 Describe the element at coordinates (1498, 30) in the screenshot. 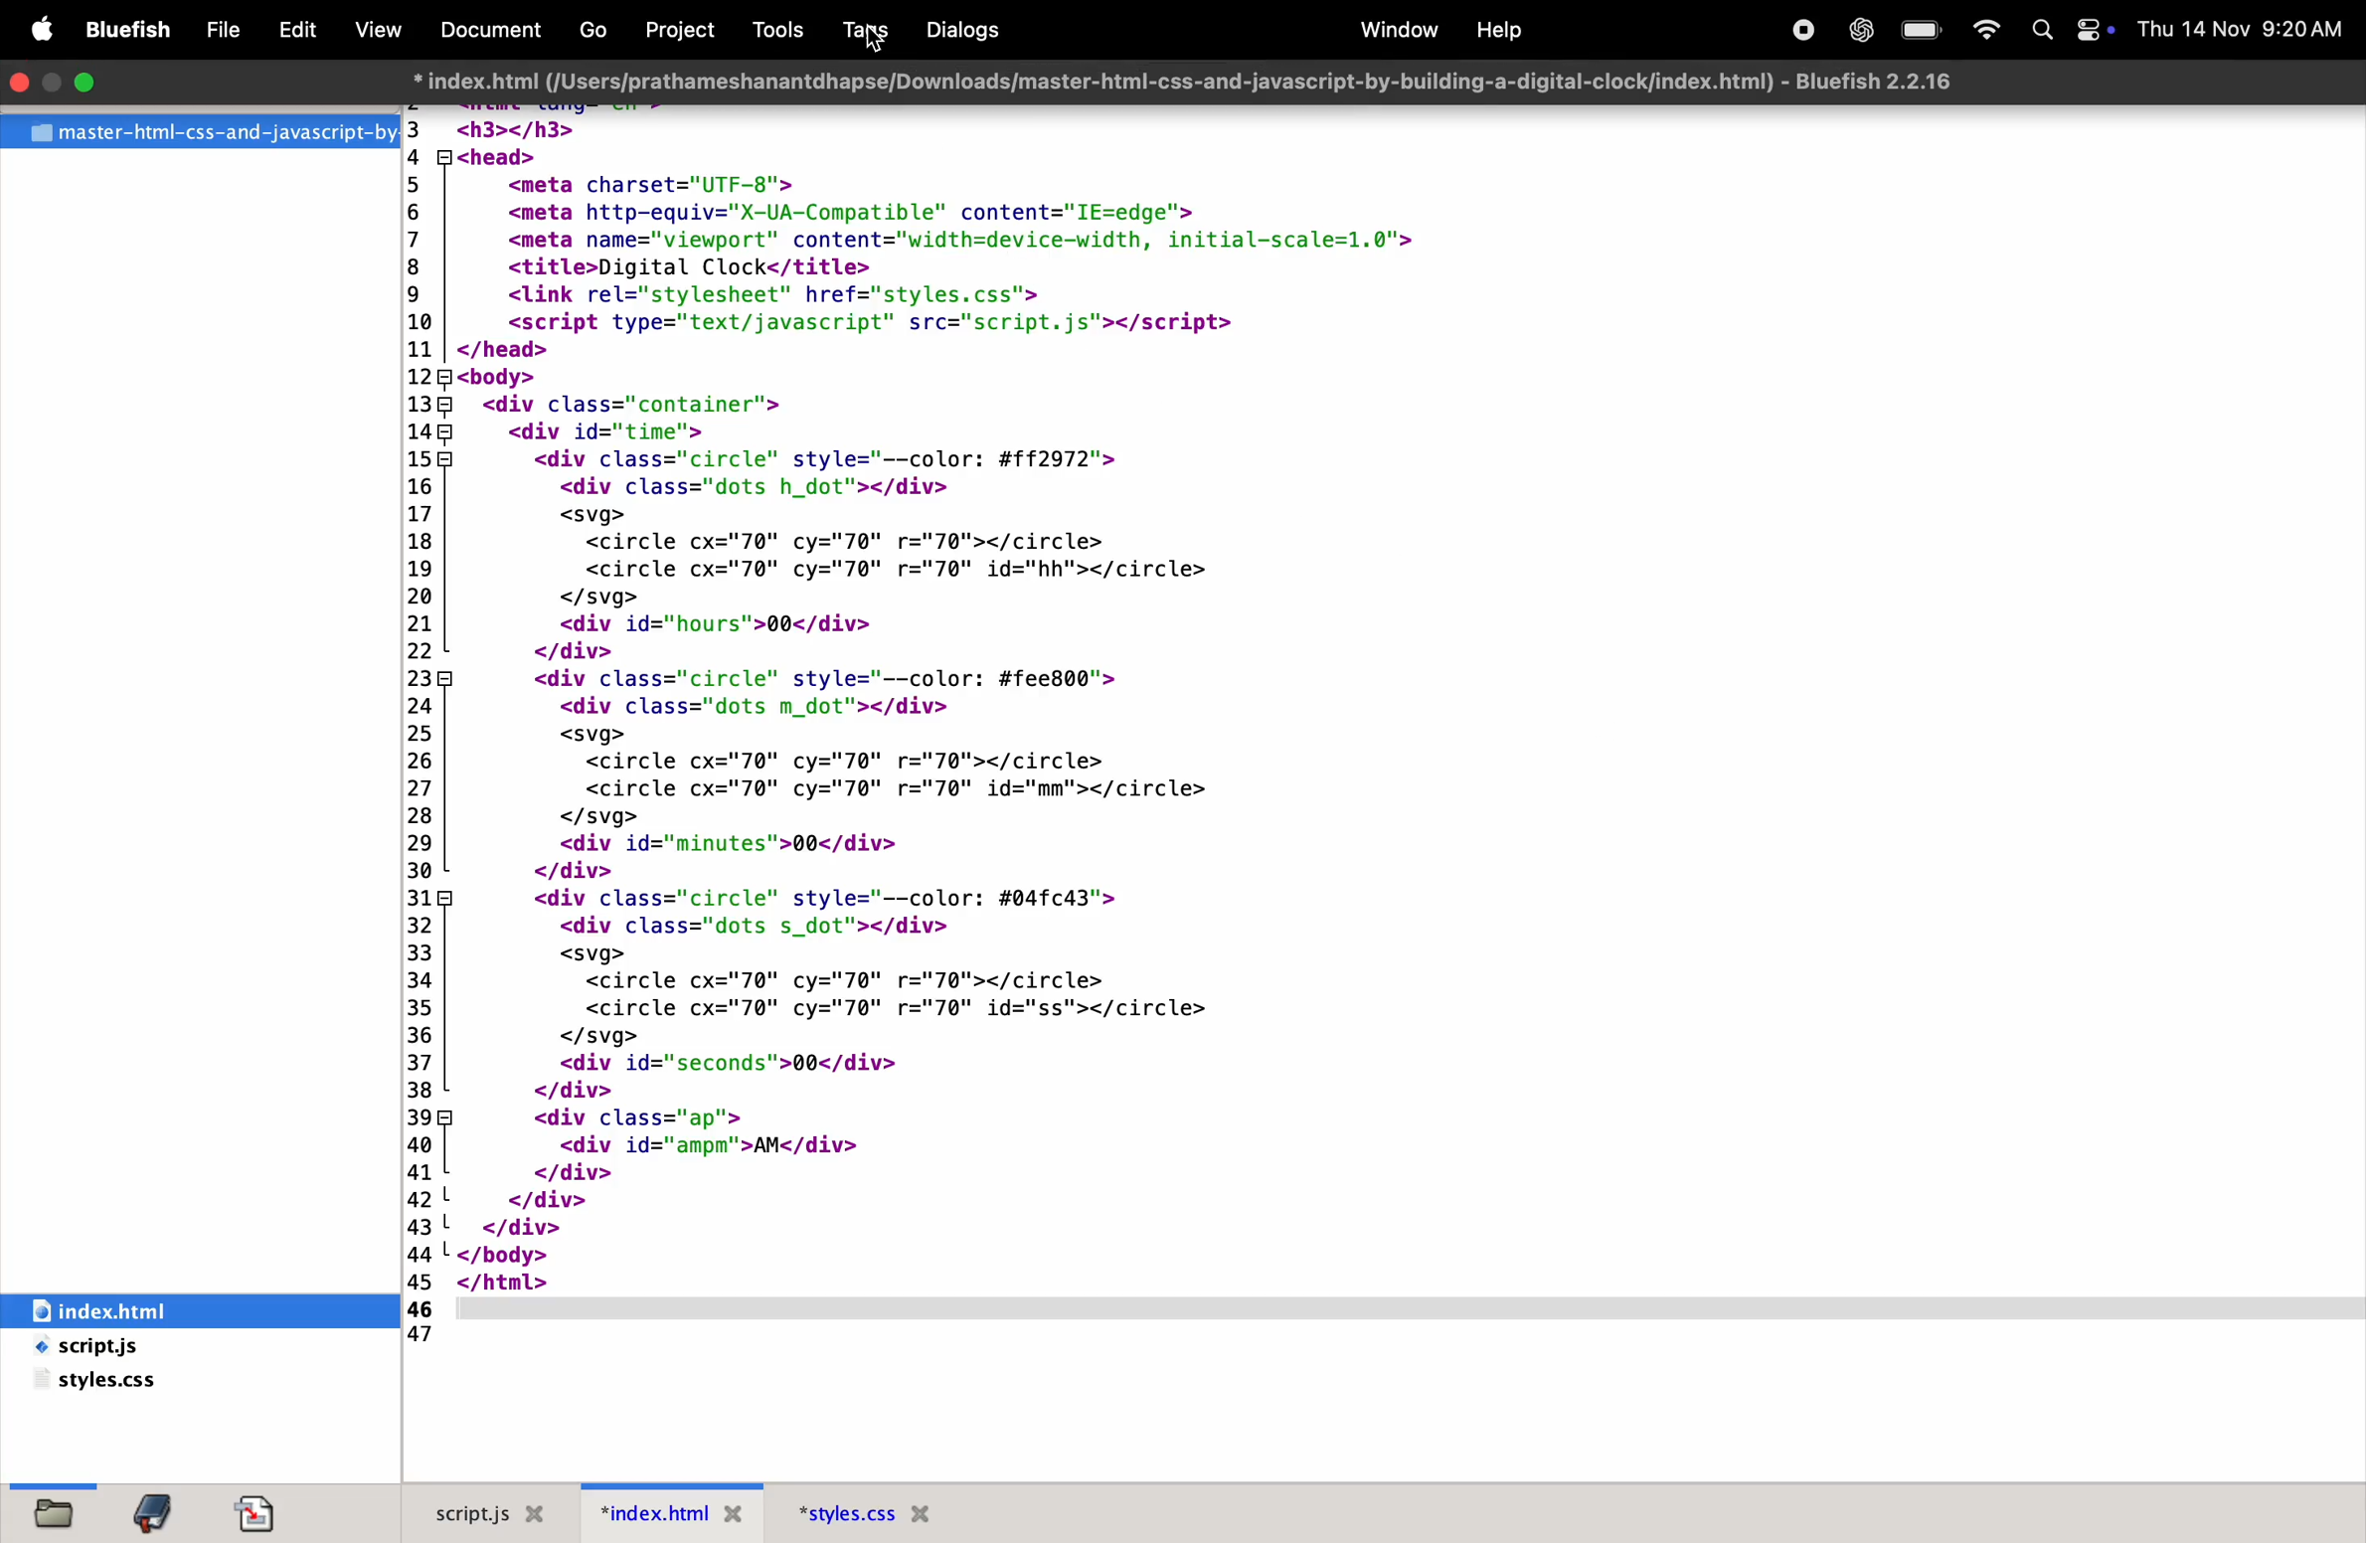

I see `help` at that location.